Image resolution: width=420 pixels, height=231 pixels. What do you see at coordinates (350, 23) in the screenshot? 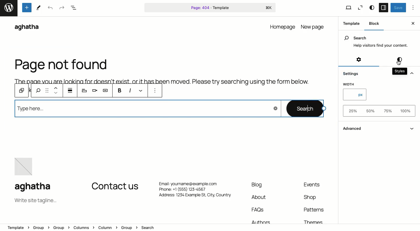
I see `Template` at bounding box center [350, 23].